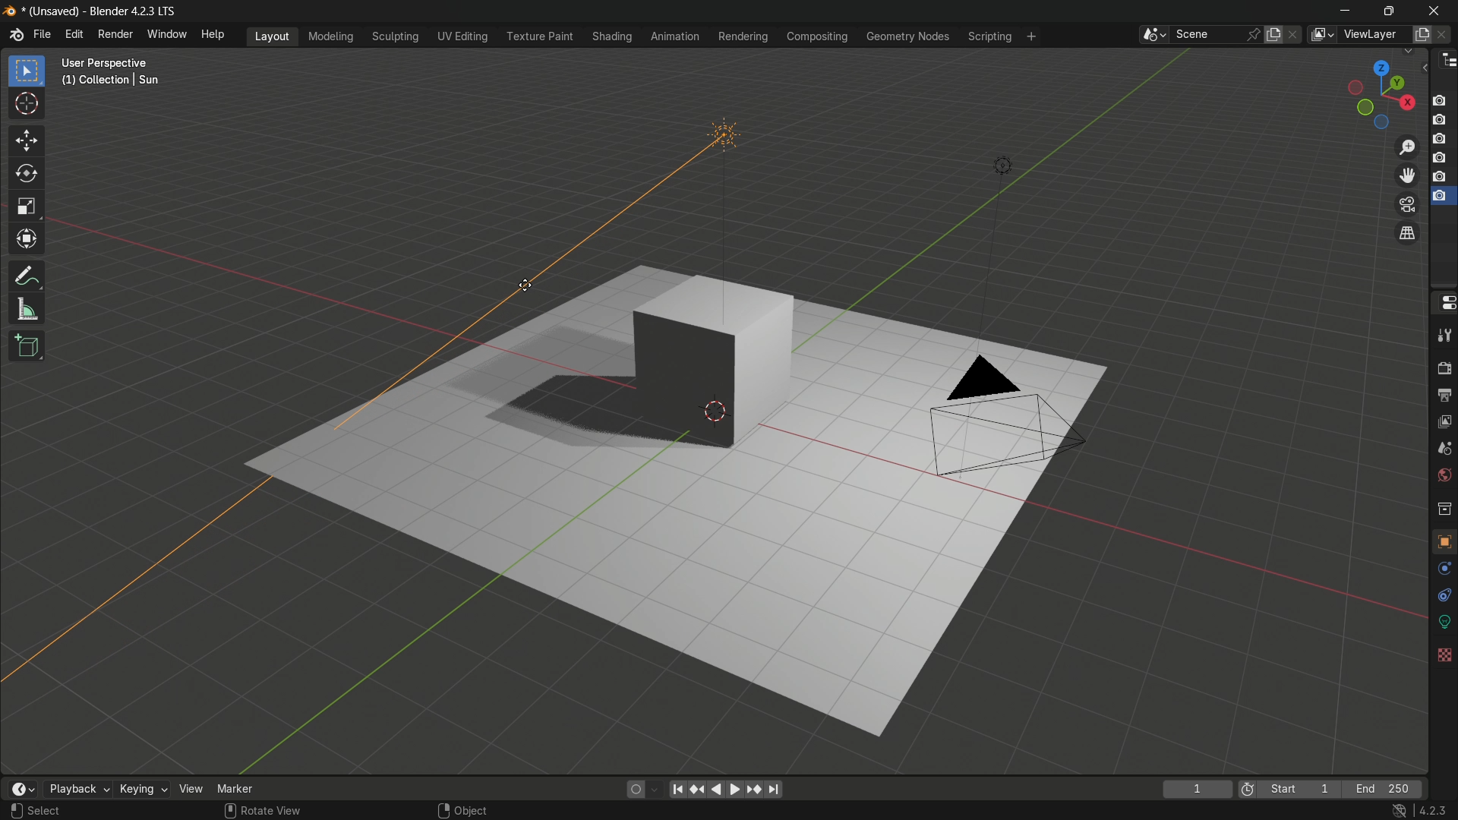 Image resolution: width=1458 pixels, height=820 pixels. Describe the element at coordinates (1438, 9) in the screenshot. I see `close app` at that location.